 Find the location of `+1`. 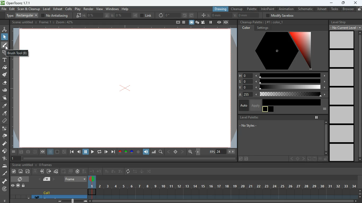

+1 is located at coordinates (99, 172).